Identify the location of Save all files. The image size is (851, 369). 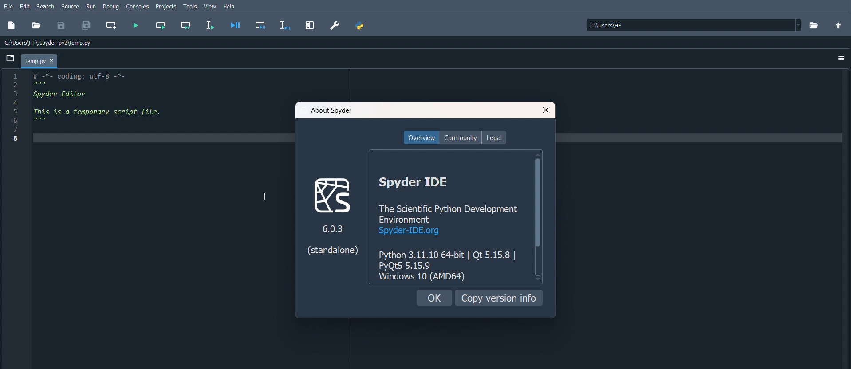
(85, 26).